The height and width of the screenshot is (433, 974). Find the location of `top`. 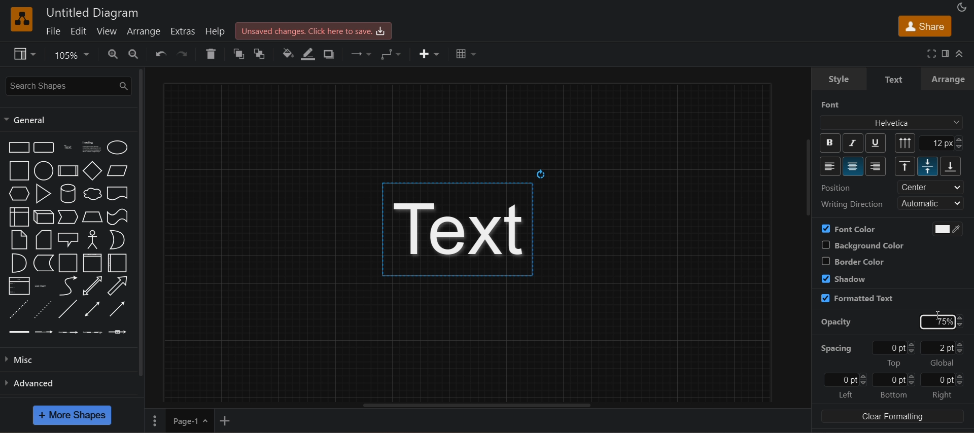

top is located at coordinates (894, 363).